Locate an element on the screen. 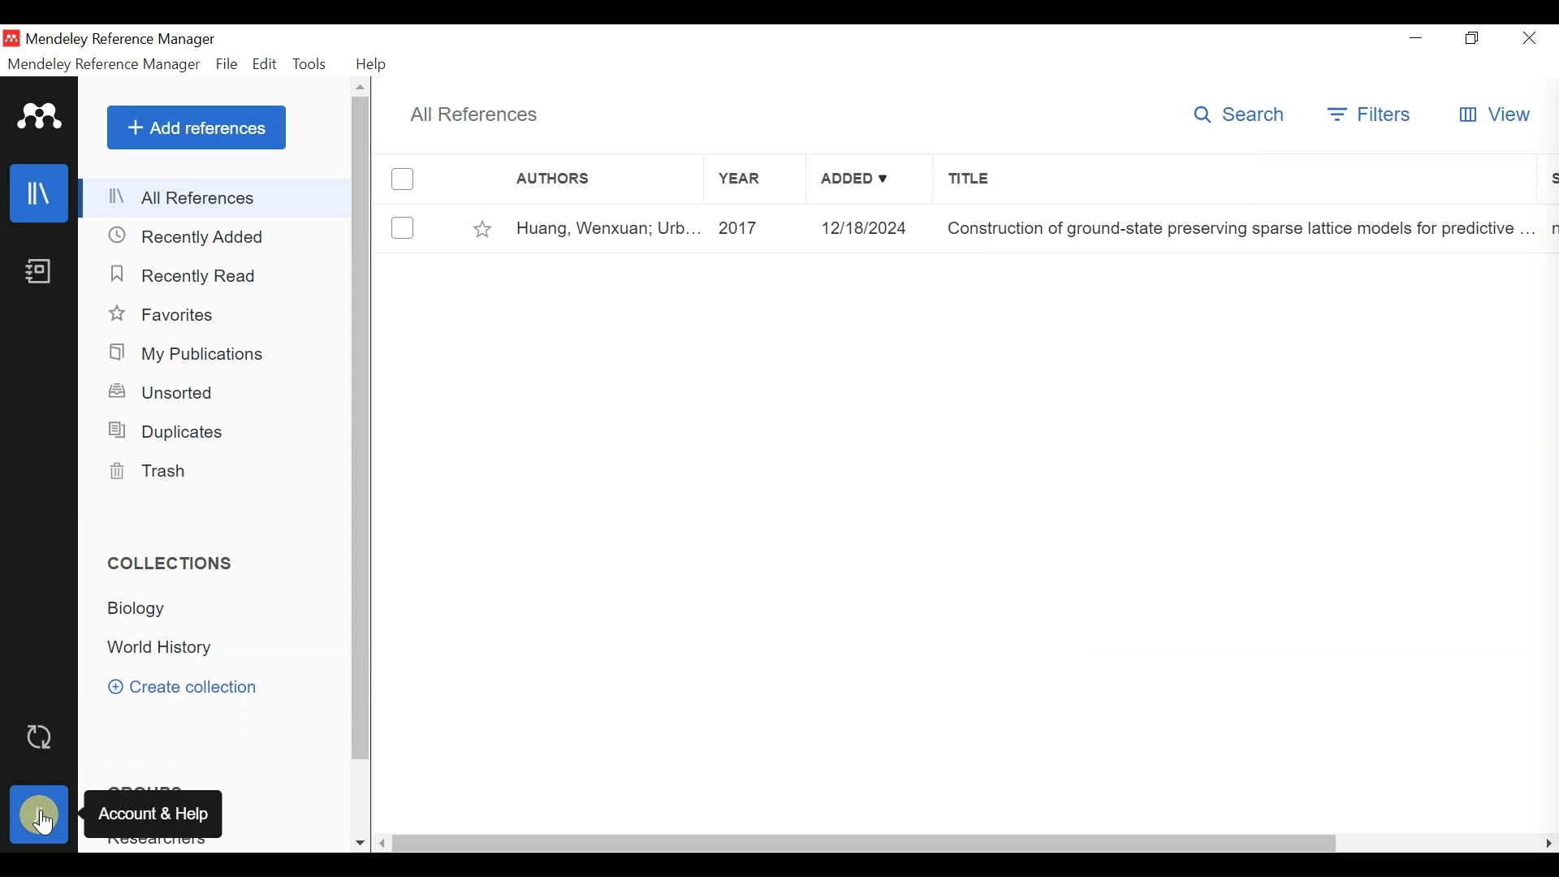 This screenshot has width=1559, height=877. File is located at coordinates (227, 64).